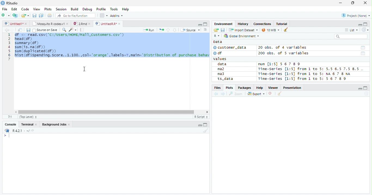  What do you see at coordinates (293, 88) in the screenshot?
I see `Presentation` at bounding box center [293, 88].